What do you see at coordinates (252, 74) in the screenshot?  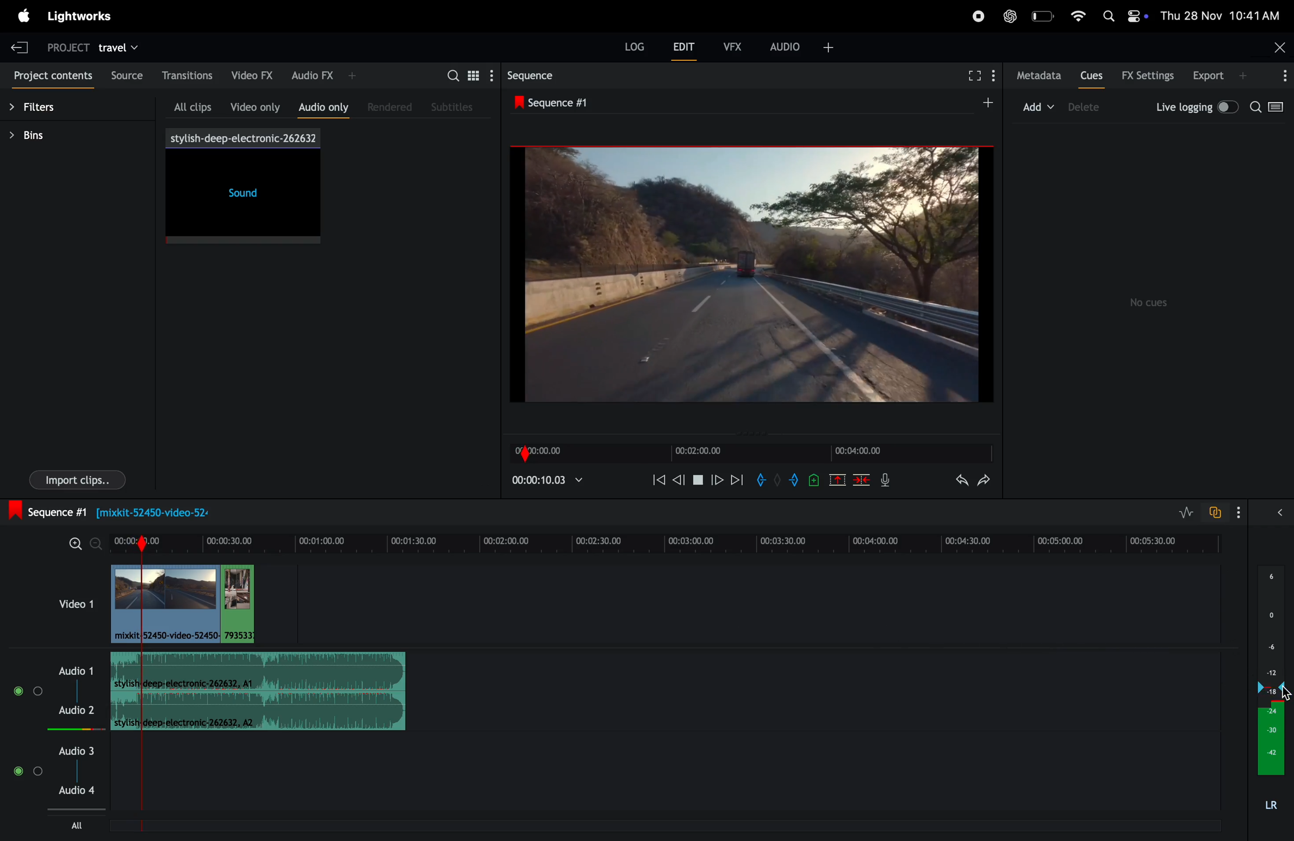 I see `video fx` at bounding box center [252, 74].